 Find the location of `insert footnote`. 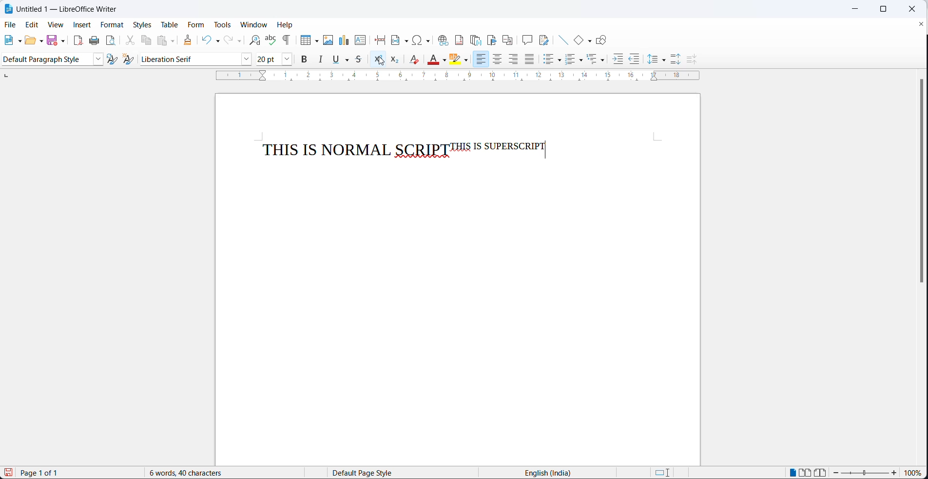

insert footnote is located at coordinates (459, 40).